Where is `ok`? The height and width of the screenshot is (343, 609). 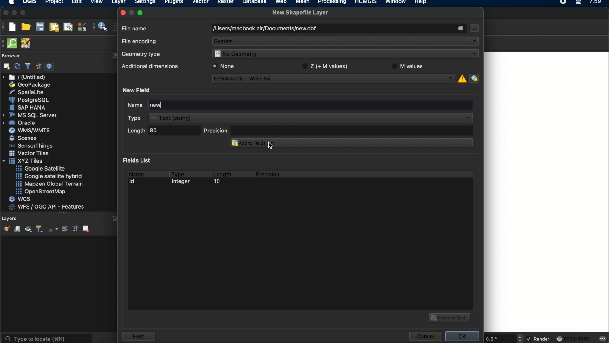 ok is located at coordinates (463, 335).